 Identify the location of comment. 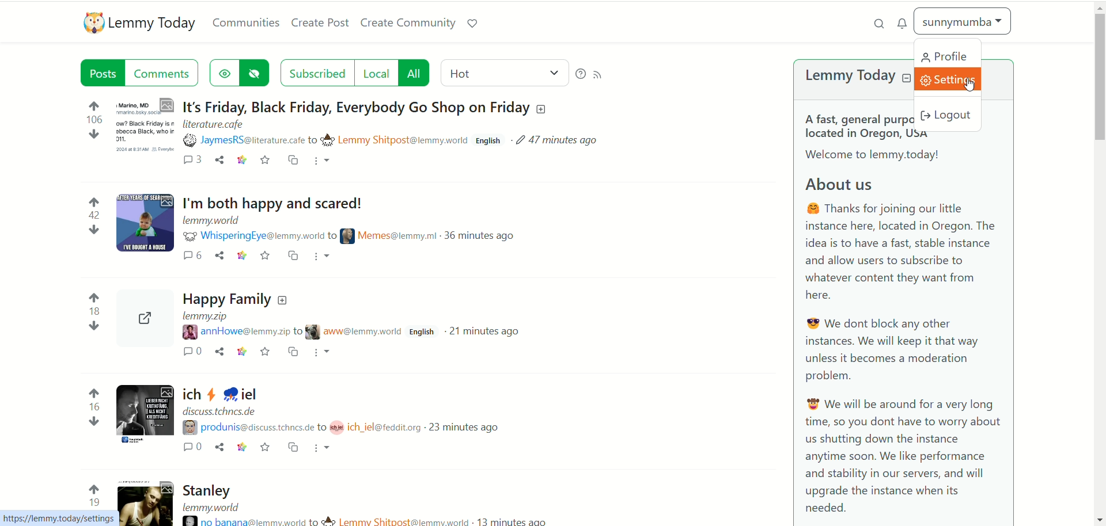
(191, 162).